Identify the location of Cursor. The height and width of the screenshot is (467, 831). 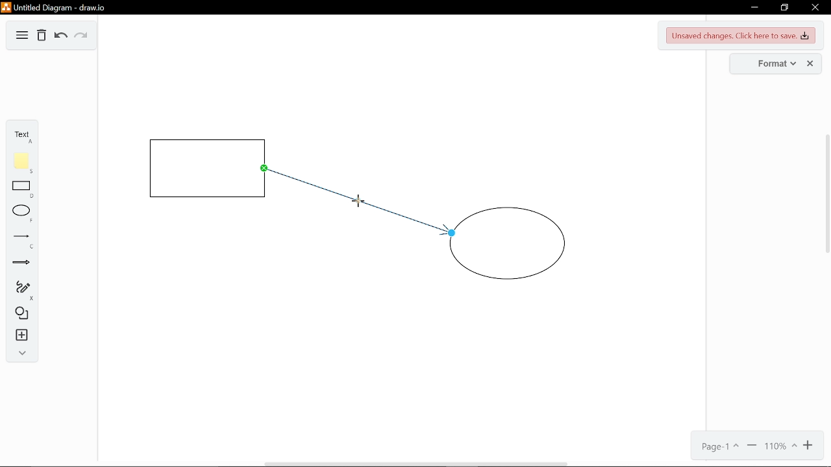
(356, 201).